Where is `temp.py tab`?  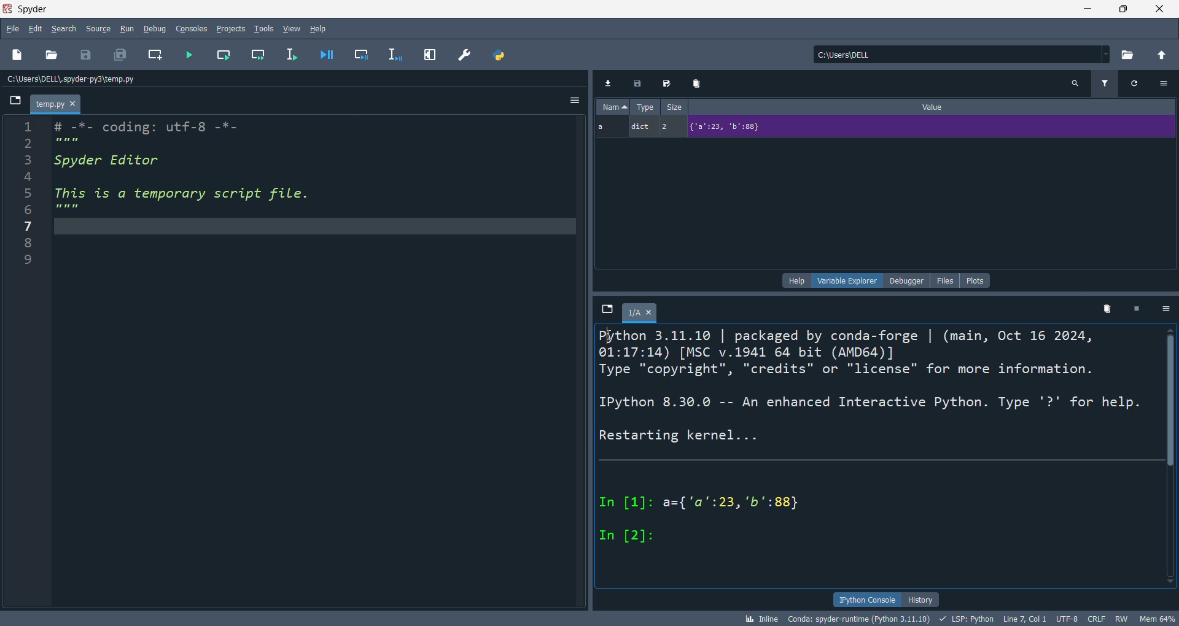
temp.py tab is located at coordinates (56, 103).